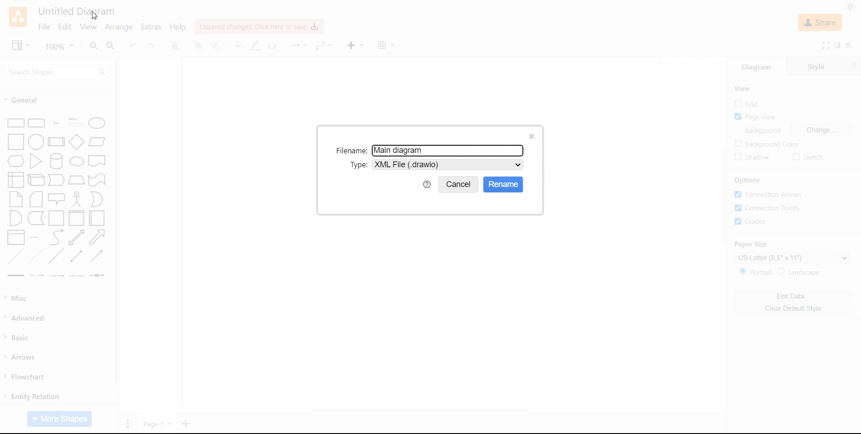 The image size is (861, 434). What do you see at coordinates (750, 221) in the screenshot?
I see `guides ` at bounding box center [750, 221].